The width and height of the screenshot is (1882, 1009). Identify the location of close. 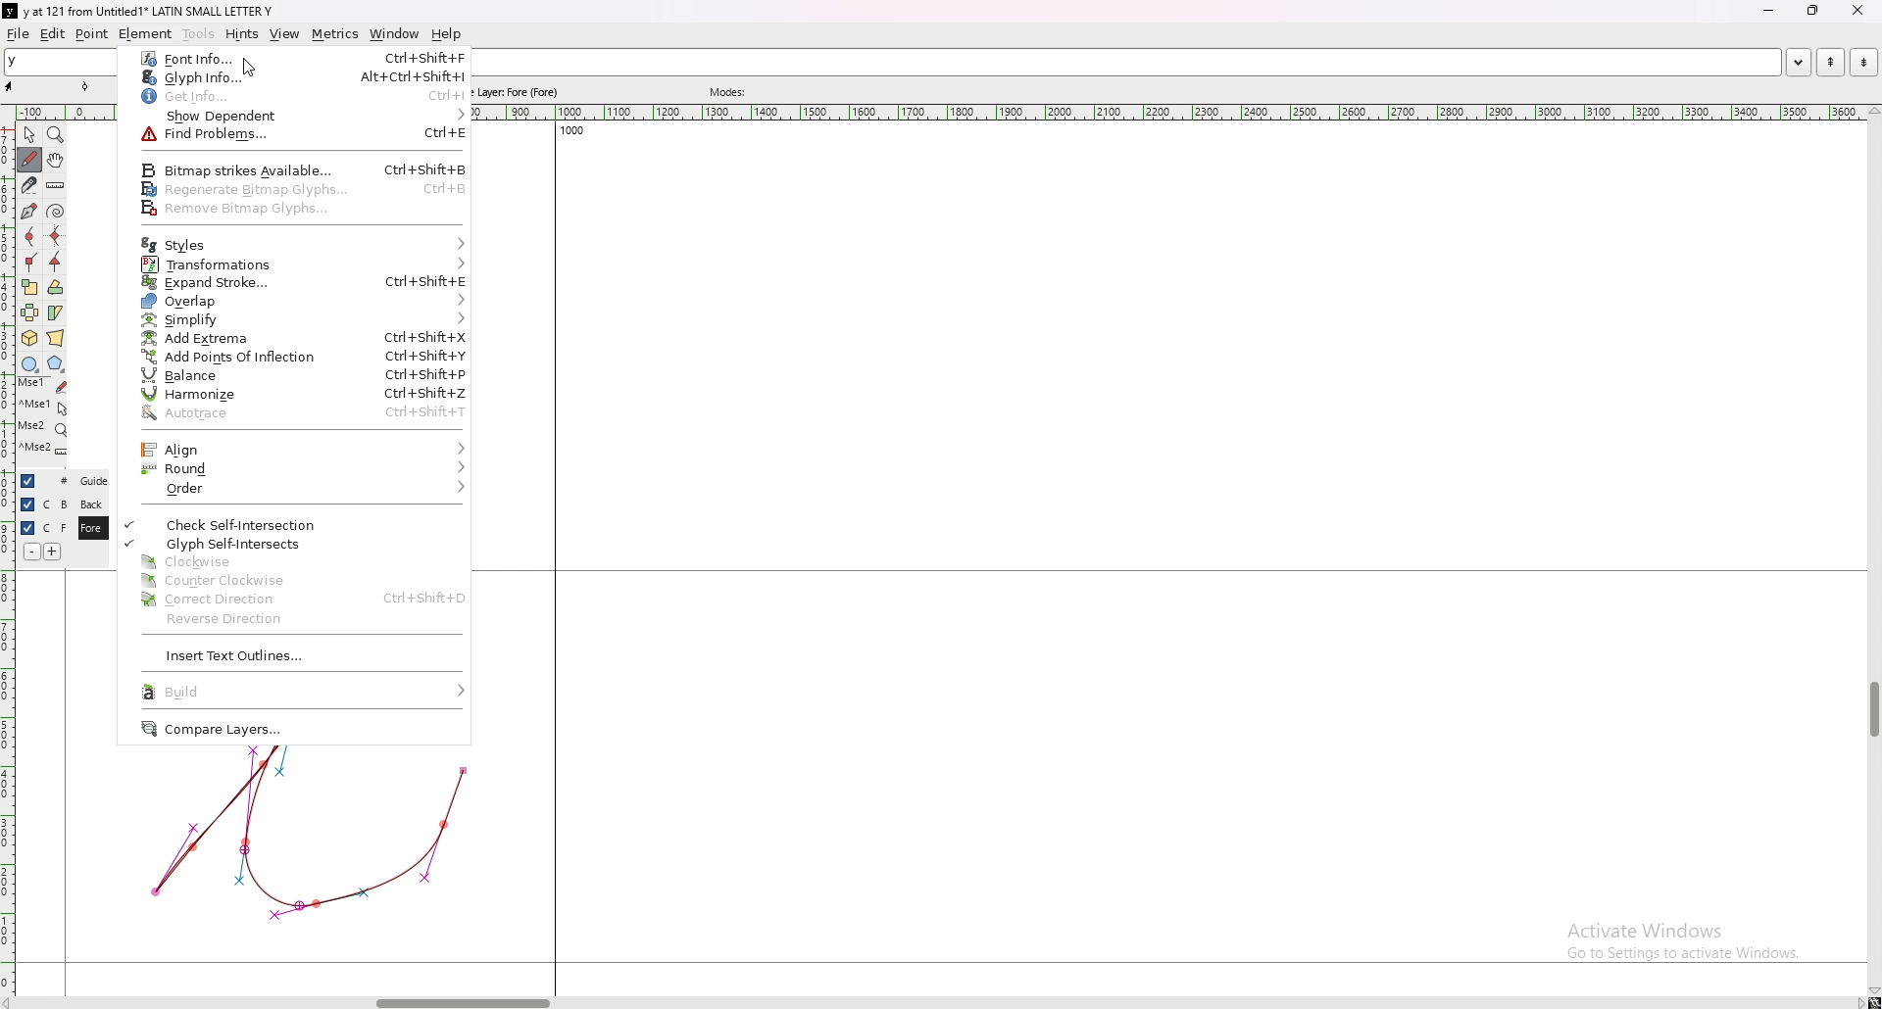
(1856, 11).